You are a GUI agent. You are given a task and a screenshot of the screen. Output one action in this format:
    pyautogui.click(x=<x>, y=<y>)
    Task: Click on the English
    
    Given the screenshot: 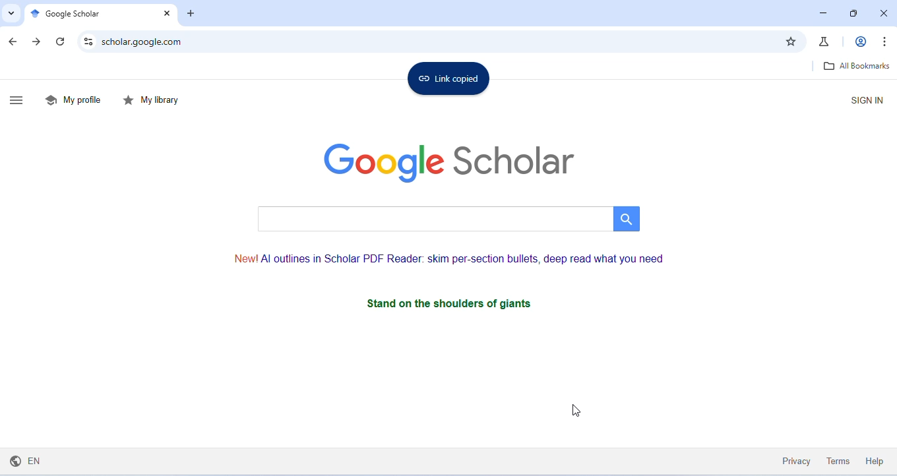 What is the action you would take?
    pyautogui.click(x=26, y=460)
    